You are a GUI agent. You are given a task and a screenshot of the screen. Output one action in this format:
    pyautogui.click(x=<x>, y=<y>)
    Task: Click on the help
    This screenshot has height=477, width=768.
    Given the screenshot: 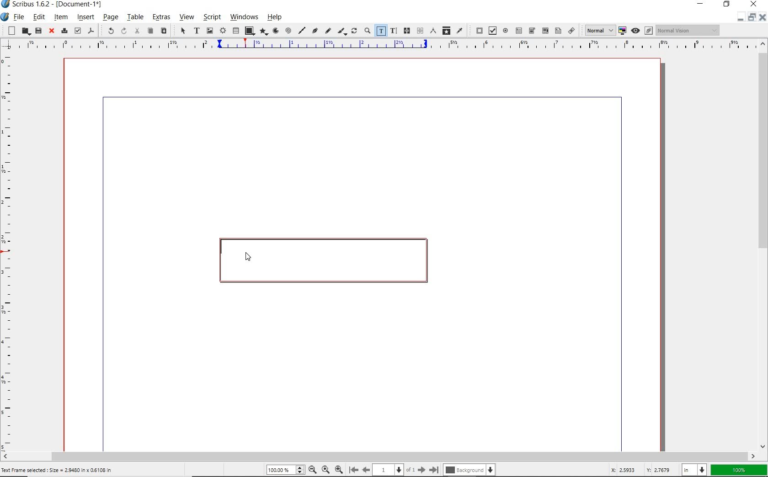 What is the action you would take?
    pyautogui.click(x=277, y=17)
    